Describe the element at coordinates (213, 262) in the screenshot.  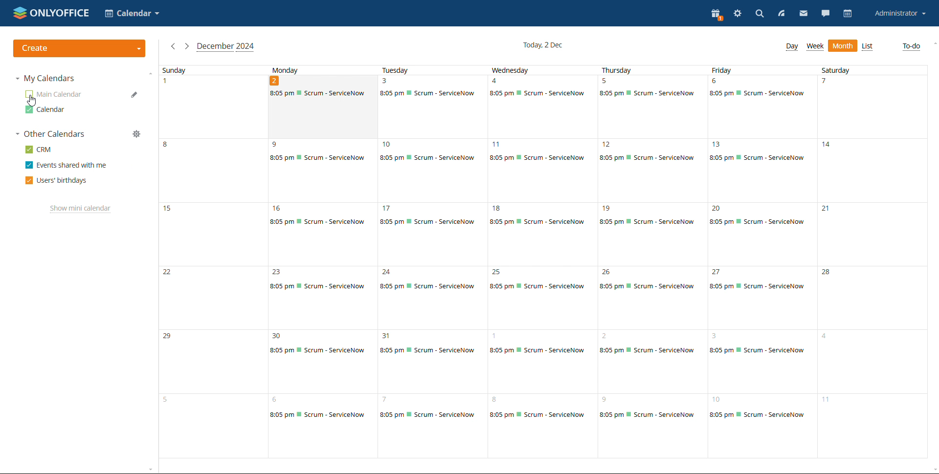
I see `sunday` at that location.